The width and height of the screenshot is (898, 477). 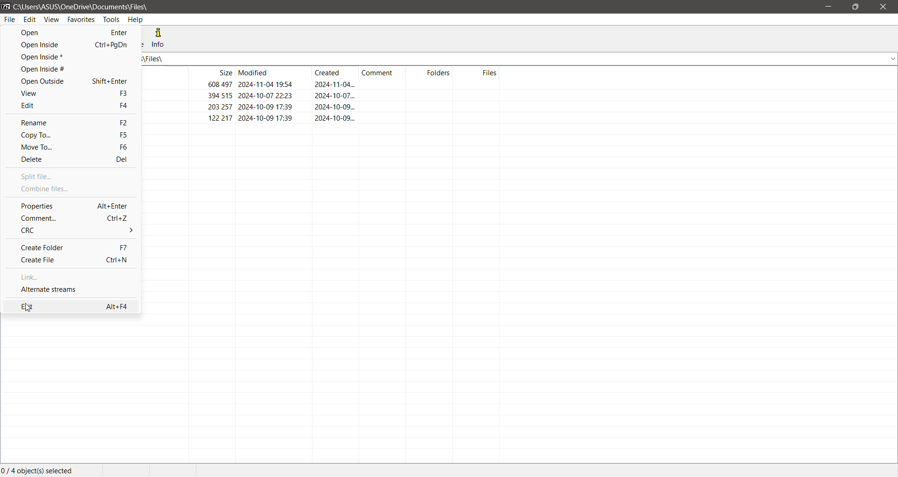 What do you see at coordinates (10, 20) in the screenshot?
I see `File` at bounding box center [10, 20].